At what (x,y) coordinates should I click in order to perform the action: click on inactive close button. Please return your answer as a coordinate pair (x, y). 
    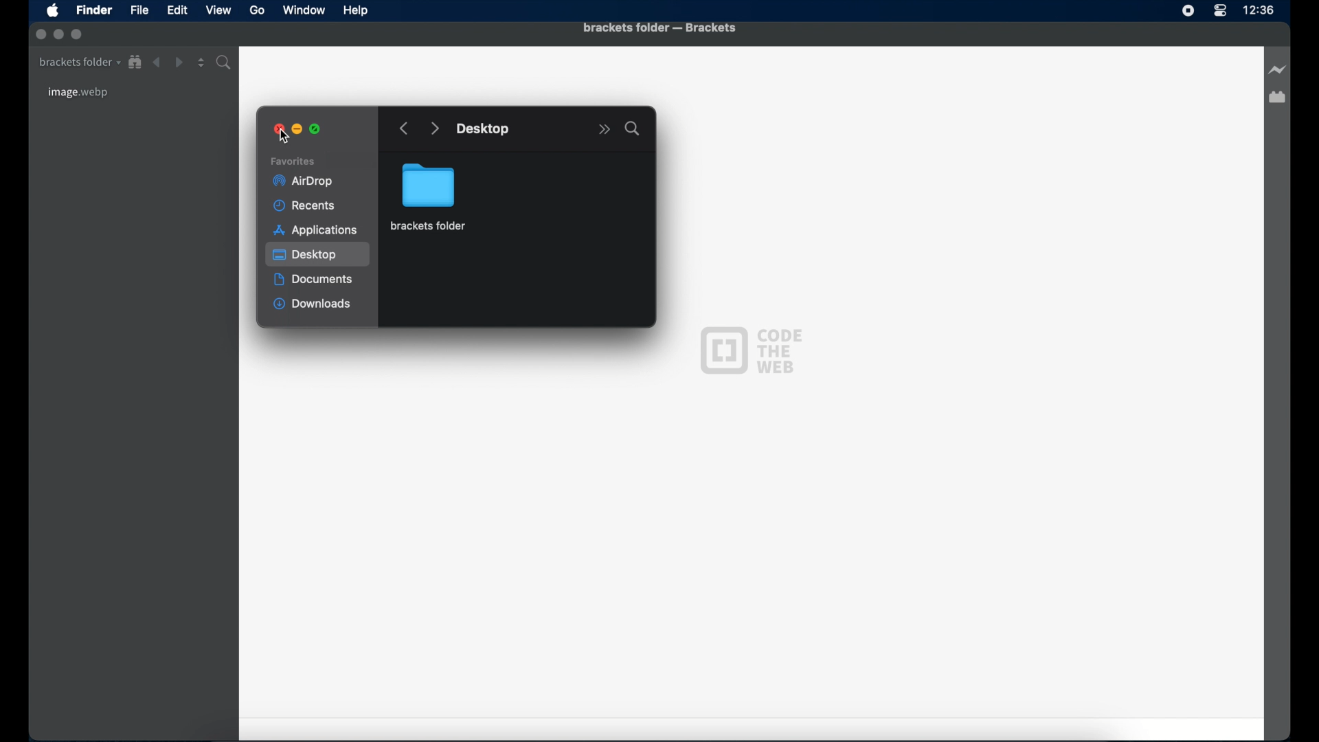
    Looking at the image, I should click on (41, 34).